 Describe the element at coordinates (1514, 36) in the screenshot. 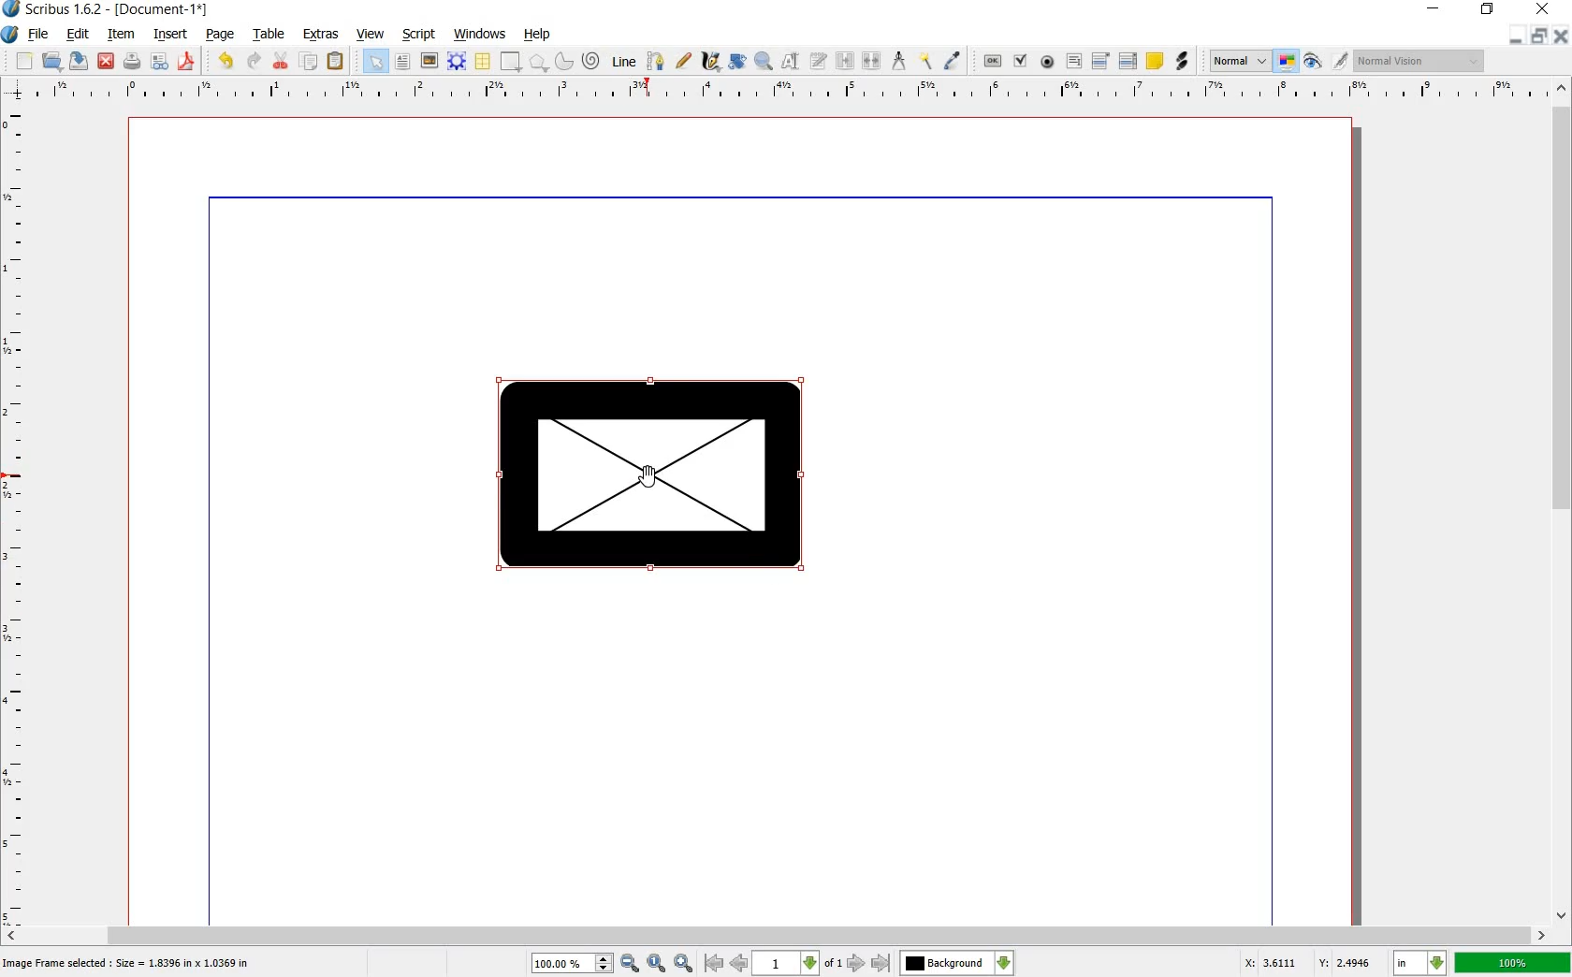

I see `minimize` at that location.